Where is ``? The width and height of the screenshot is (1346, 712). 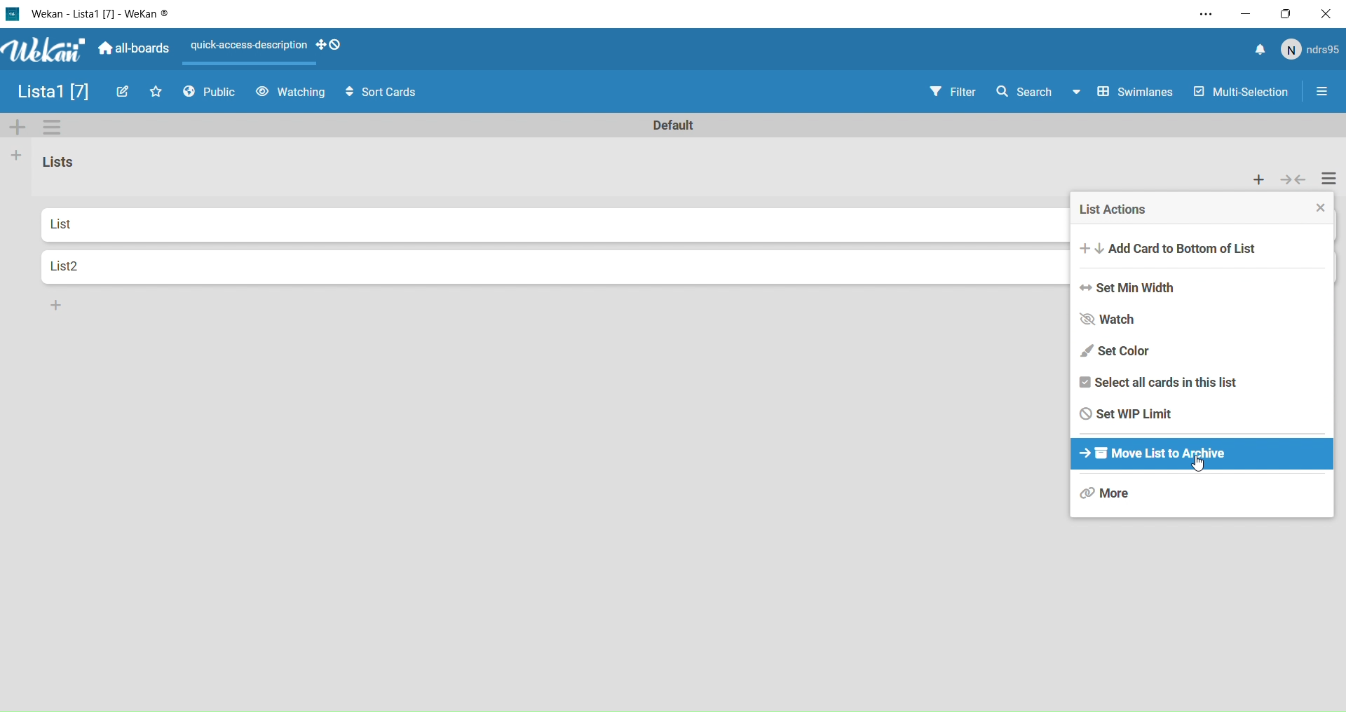
 is located at coordinates (548, 268).